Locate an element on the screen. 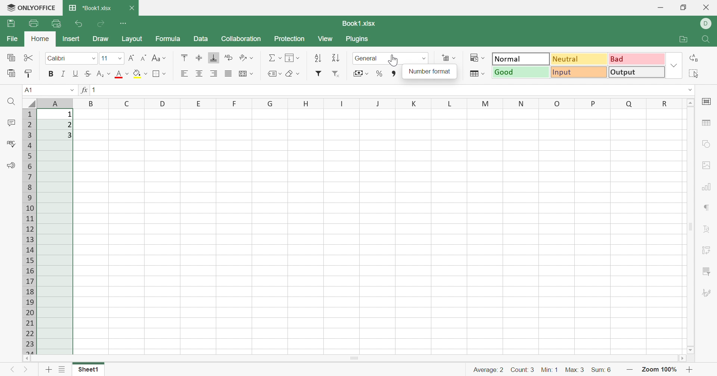 Image resolution: width=717 pixels, height=376 pixels. Scroll left is located at coordinates (27, 358).